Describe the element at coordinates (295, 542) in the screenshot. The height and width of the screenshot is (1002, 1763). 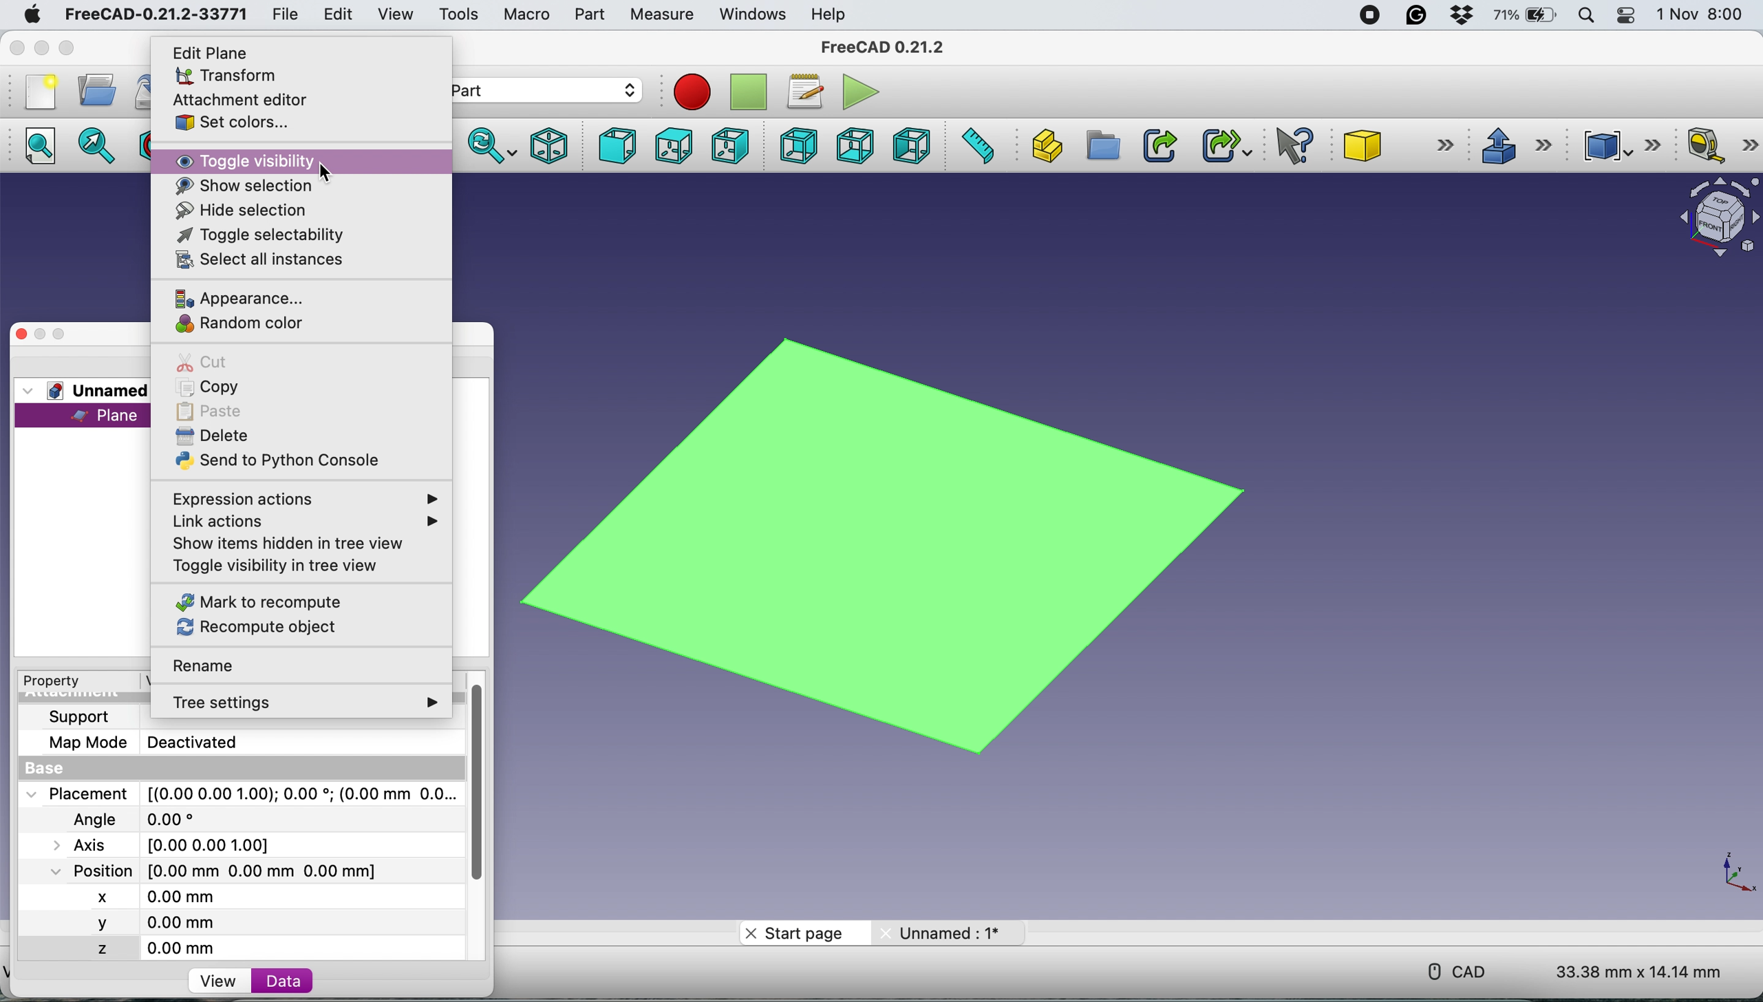
I see `show items hidden in tree view` at that location.